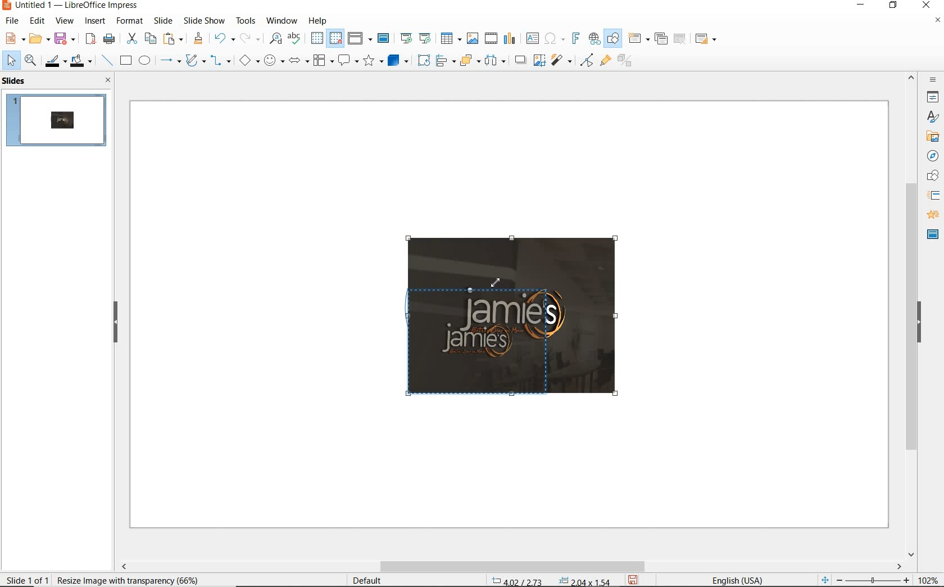 The width and height of the screenshot is (944, 587). I want to click on new slide, so click(638, 39).